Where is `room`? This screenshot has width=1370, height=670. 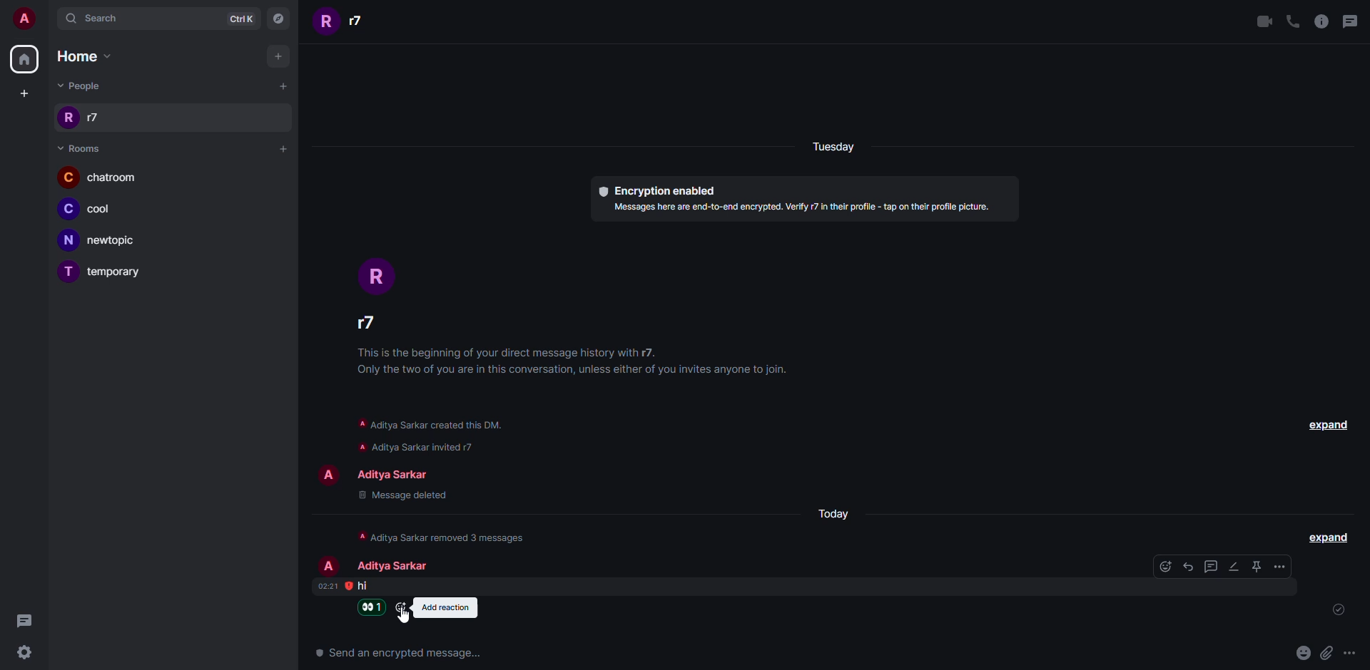 room is located at coordinates (99, 177).